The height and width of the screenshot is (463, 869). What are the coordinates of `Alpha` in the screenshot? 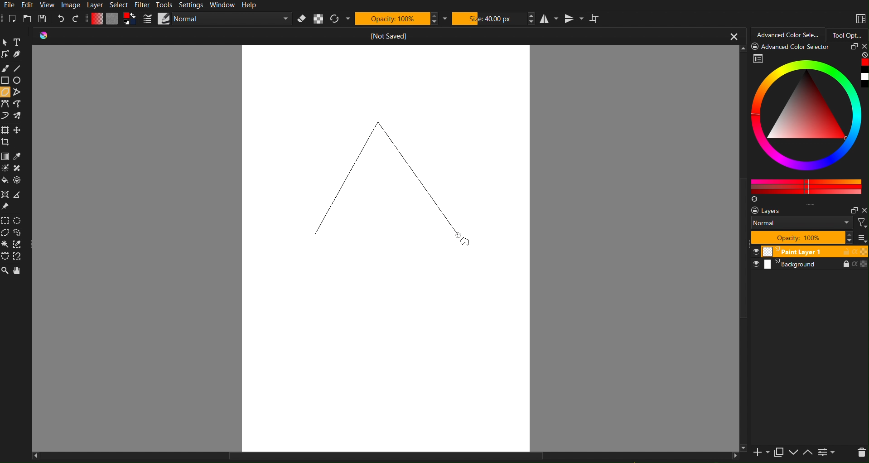 It's located at (319, 19).